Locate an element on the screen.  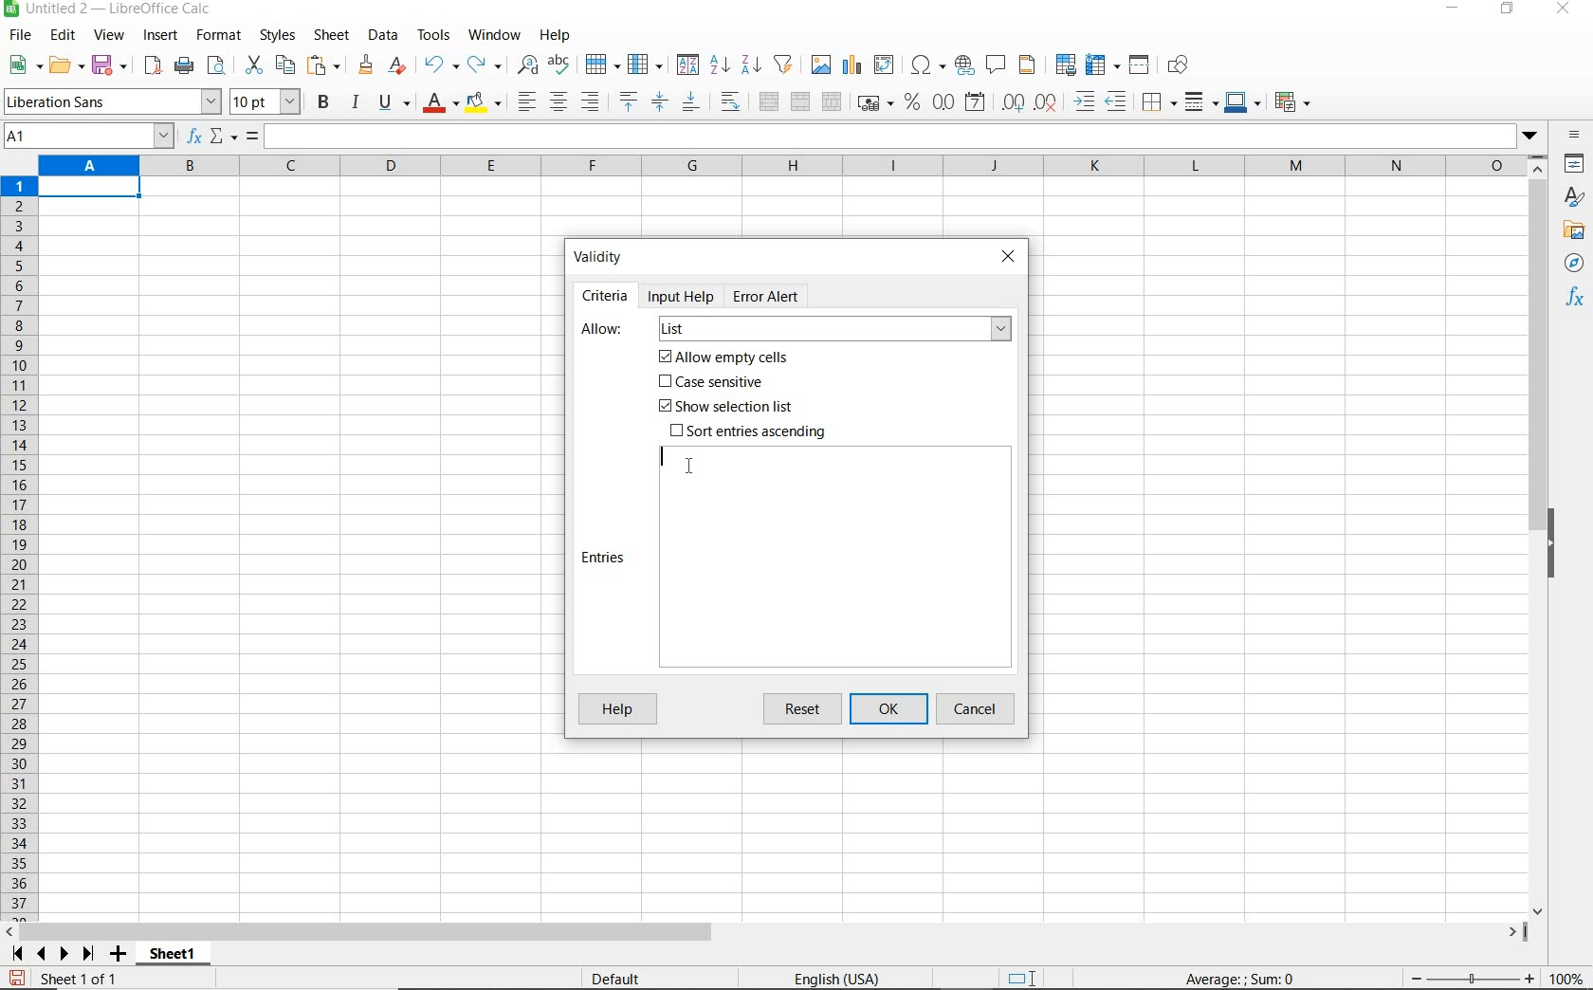
Criteria is located at coordinates (605, 296).